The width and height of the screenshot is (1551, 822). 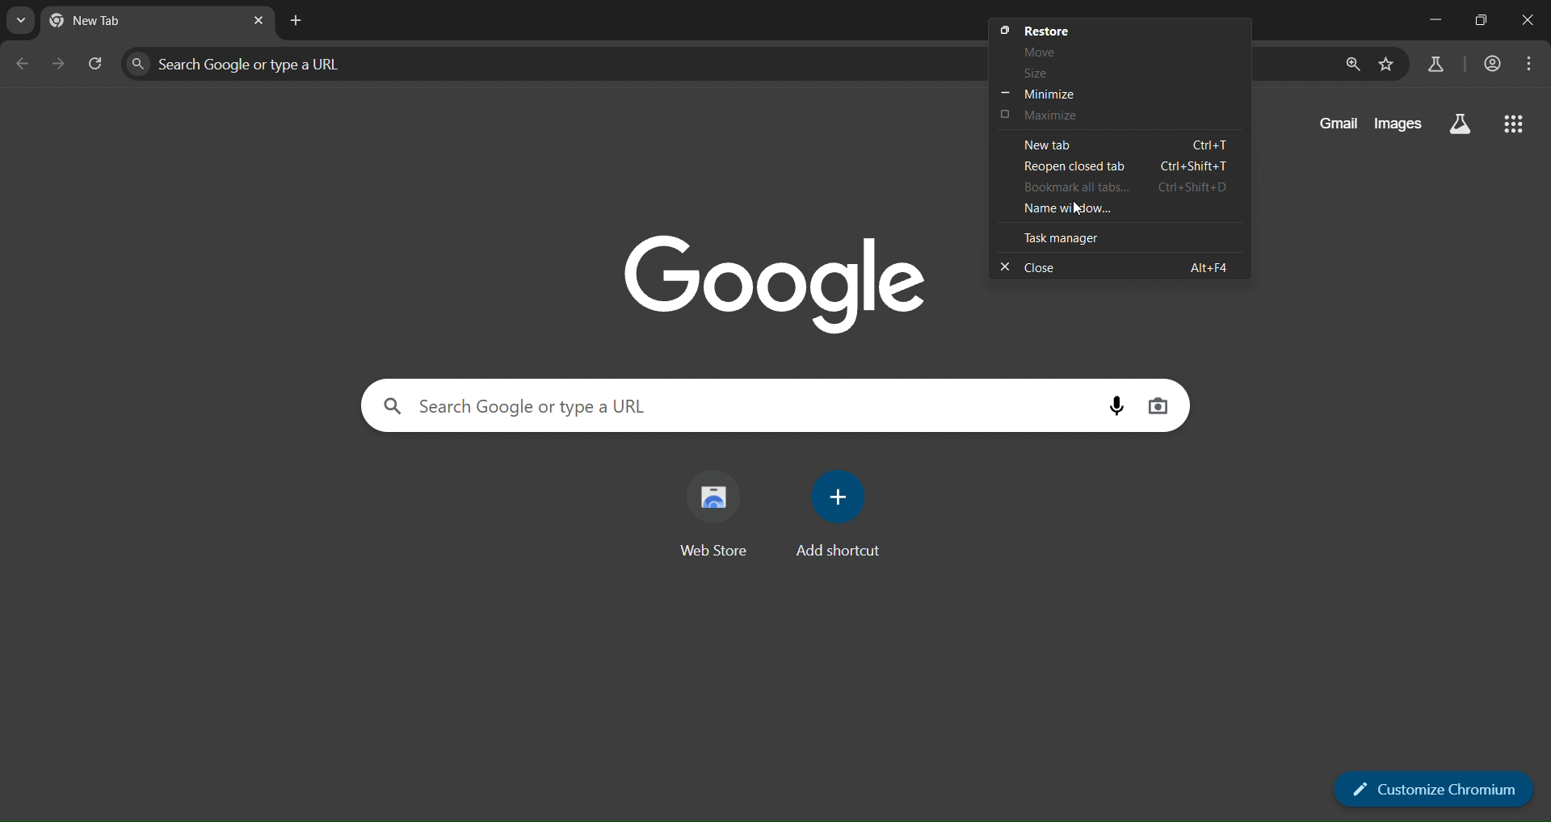 What do you see at coordinates (1120, 143) in the screenshot?
I see `new tab Ctrl+T` at bounding box center [1120, 143].